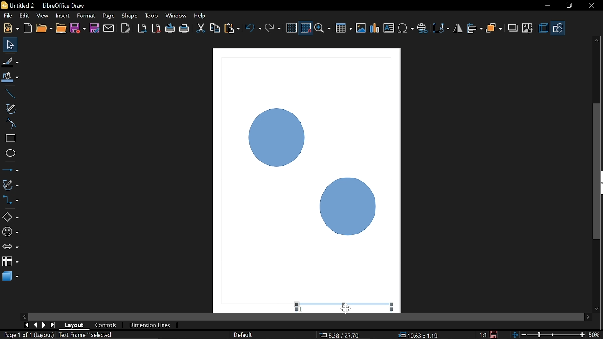 The image size is (603, 339). Describe the element at coordinates (126, 28) in the screenshot. I see `Toggle edit mode` at that location.